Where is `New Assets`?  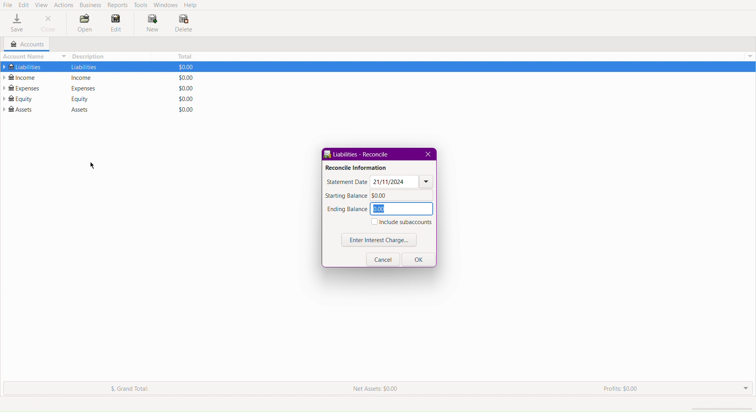
New Assets is located at coordinates (377, 388).